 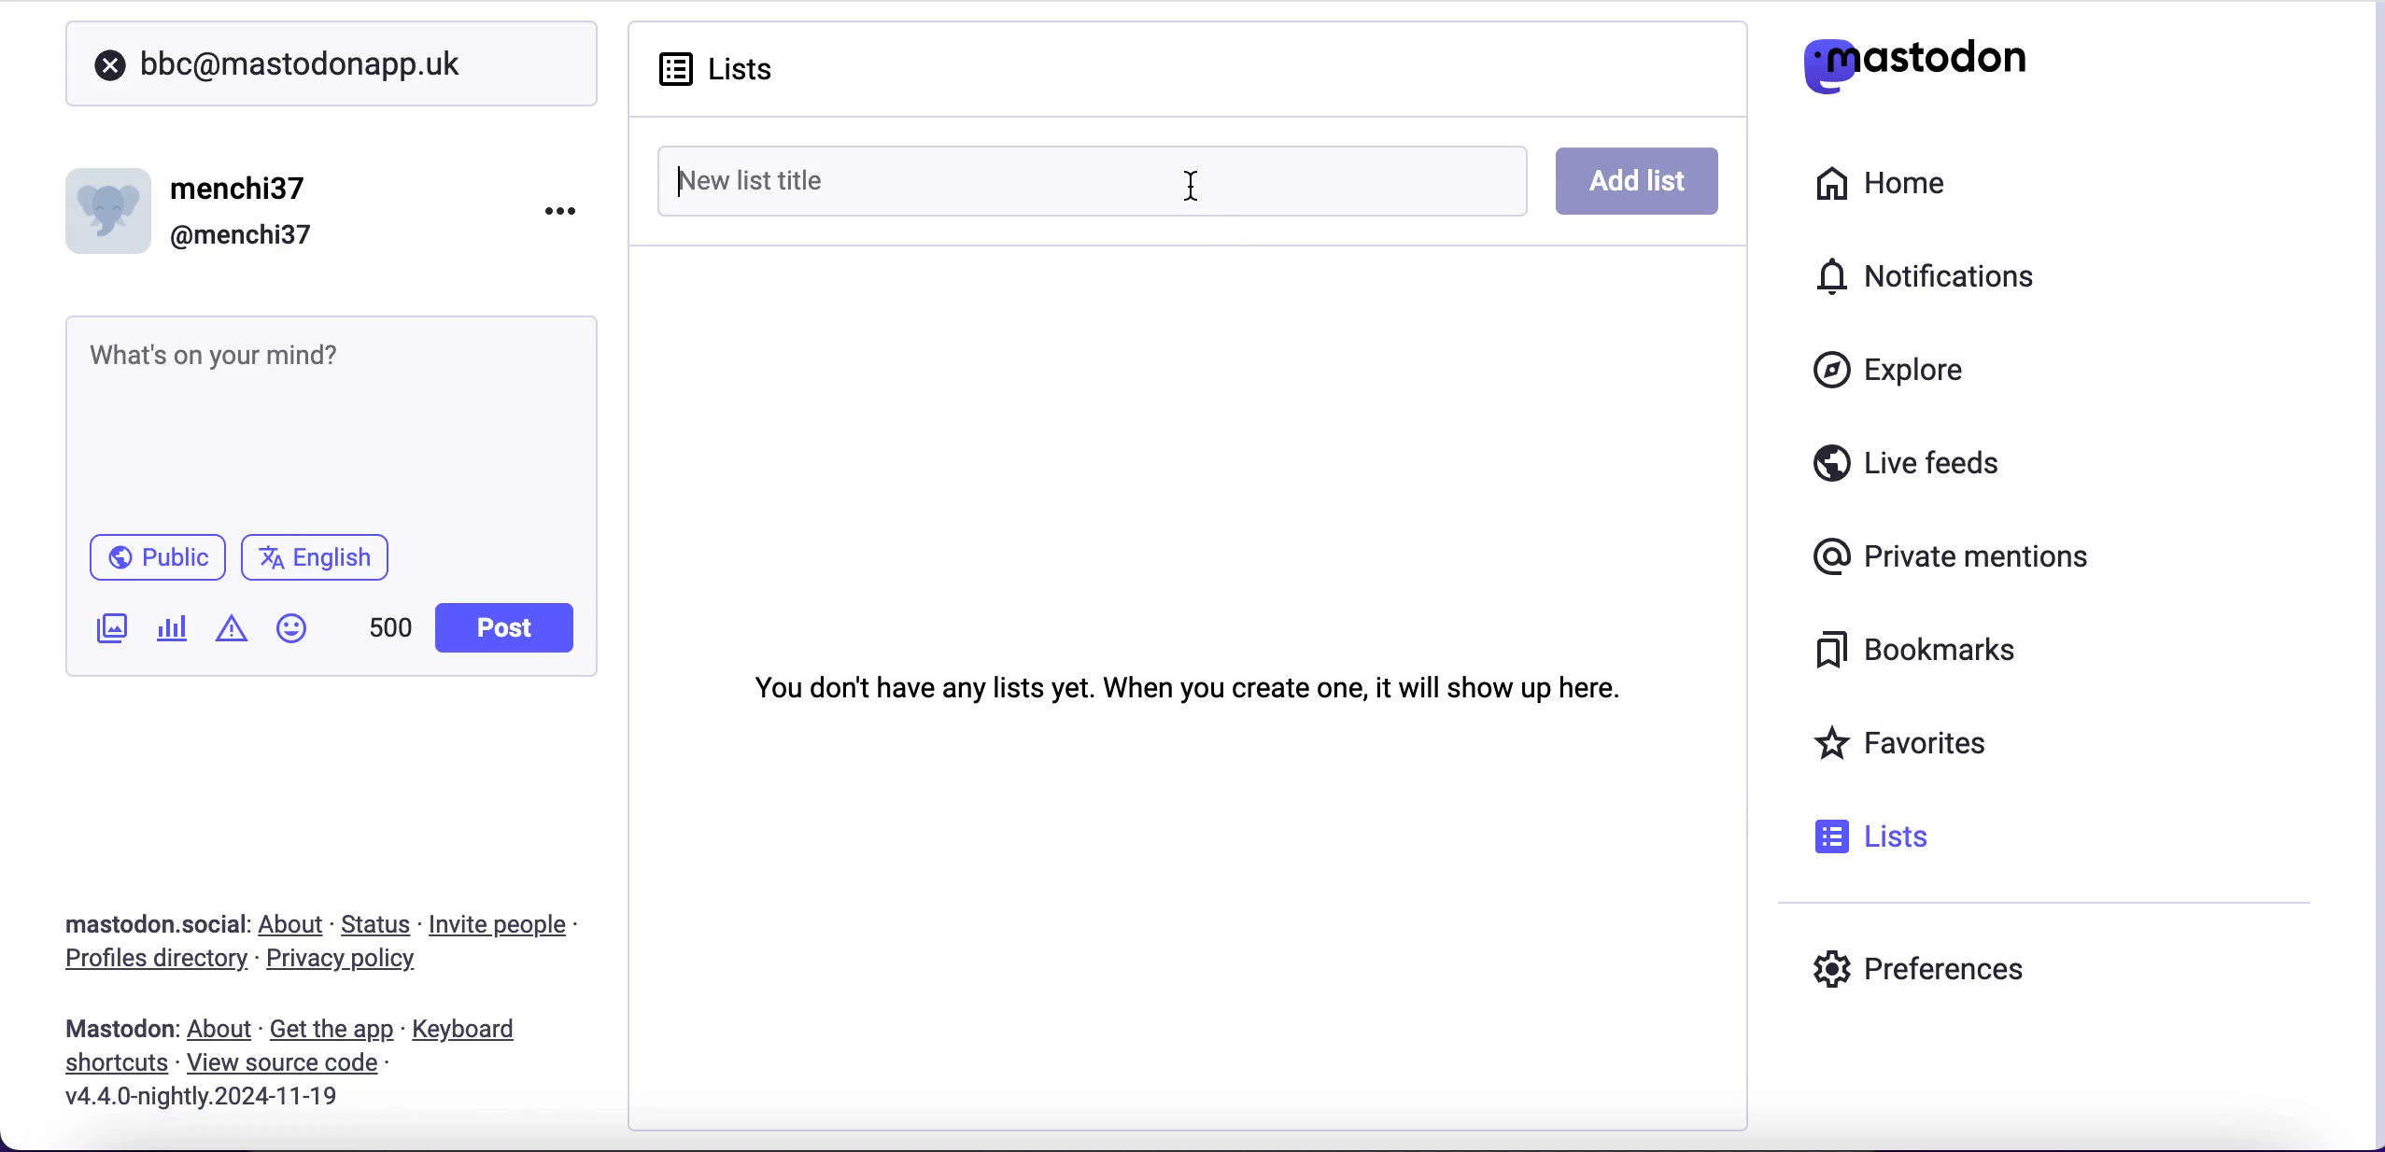 I want to click on about, so click(x=223, y=1030).